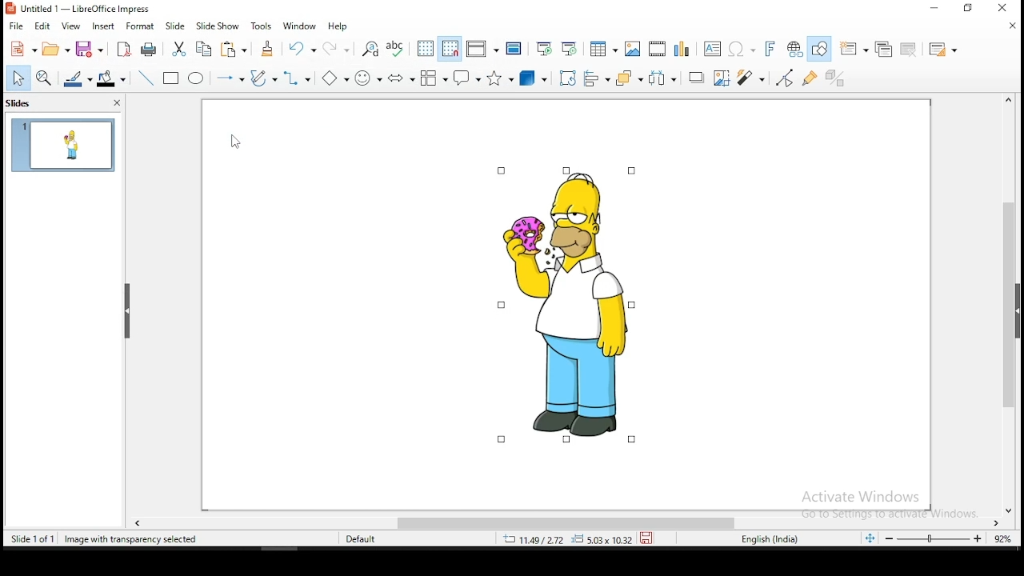 The height and width of the screenshot is (576, 1024). What do you see at coordinates (114, 78) in the screenshot?
I see `fill color` at bounding box center [114, 78].